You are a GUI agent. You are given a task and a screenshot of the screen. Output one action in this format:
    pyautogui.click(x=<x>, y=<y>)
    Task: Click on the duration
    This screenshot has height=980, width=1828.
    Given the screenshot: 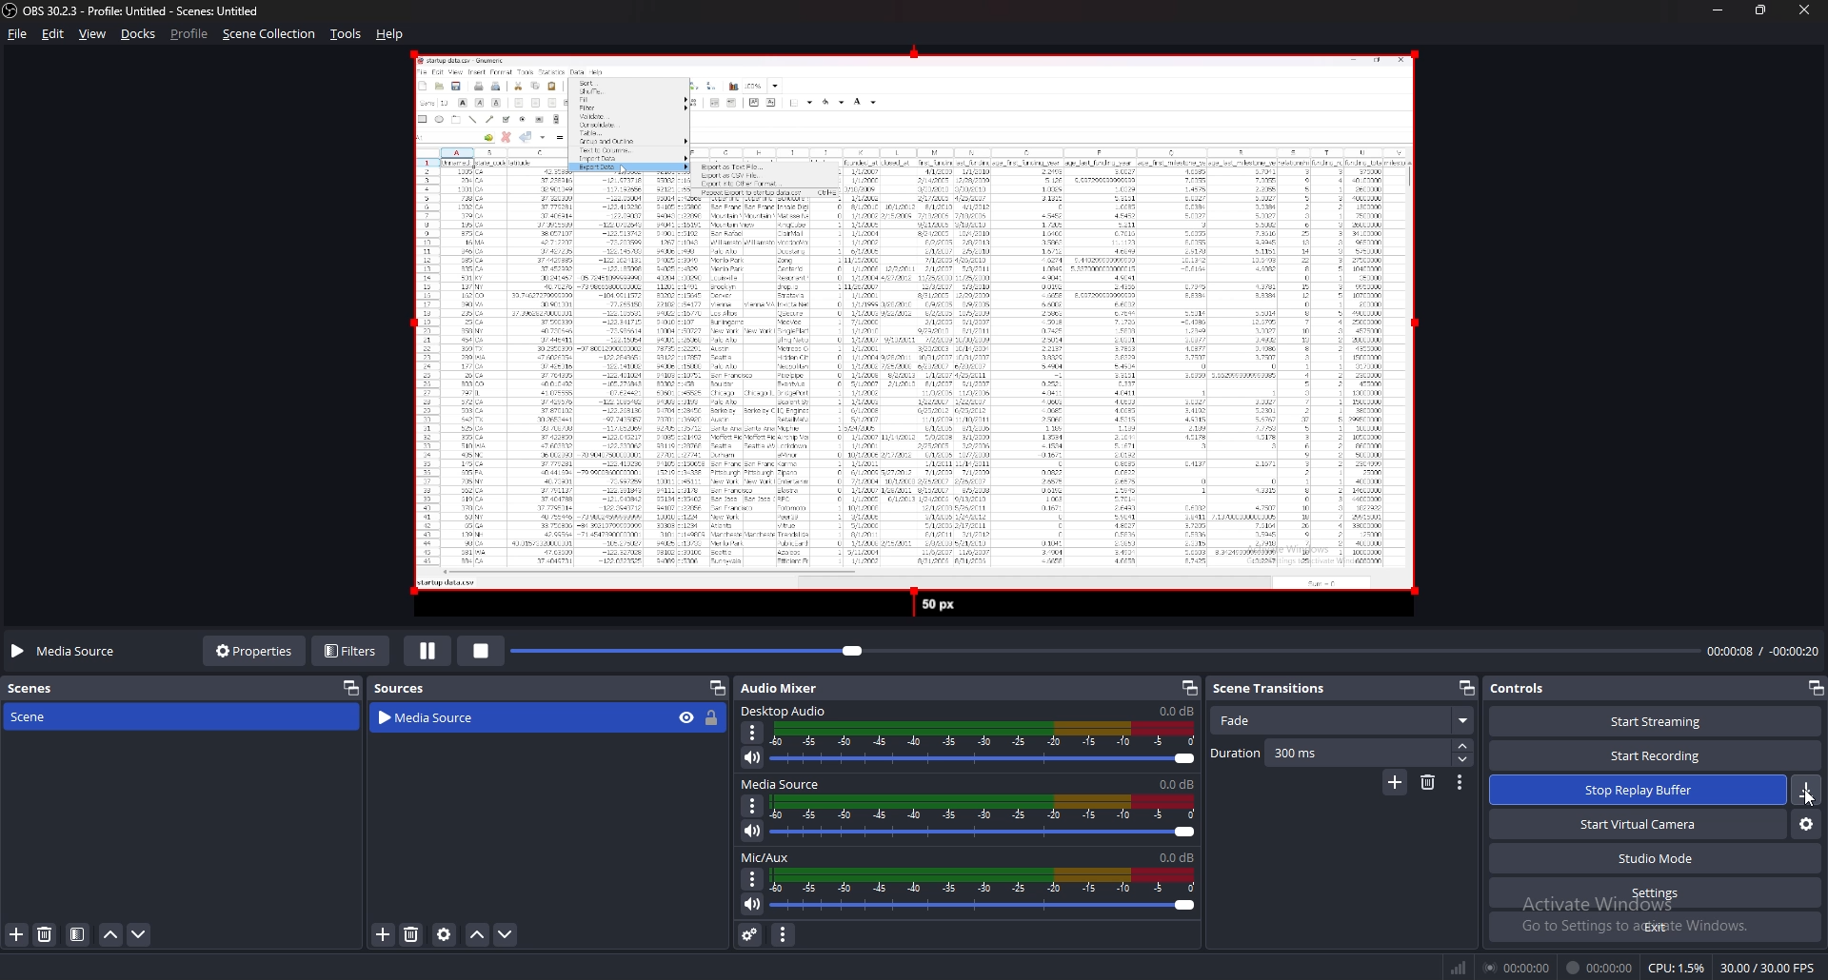 What is the action you would take?
    pyautogui.click(x=1330, y=753)
    